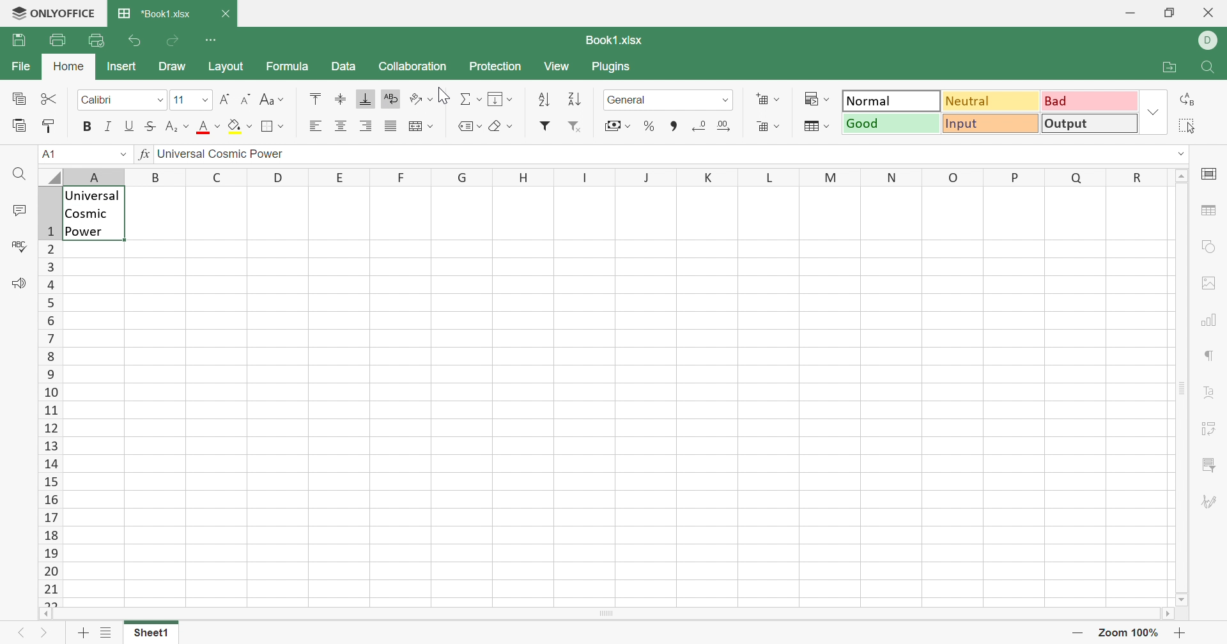  Describe the element at coordinates (651, 126) in the screenshot. I see `Percentage style` at that location.